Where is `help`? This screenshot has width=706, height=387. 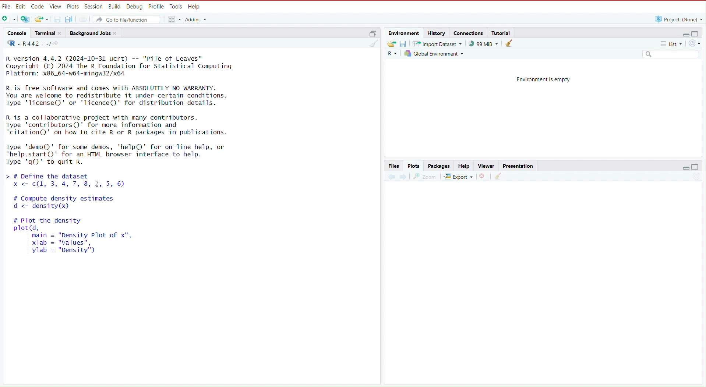
help is located at coordinates (463, 165).